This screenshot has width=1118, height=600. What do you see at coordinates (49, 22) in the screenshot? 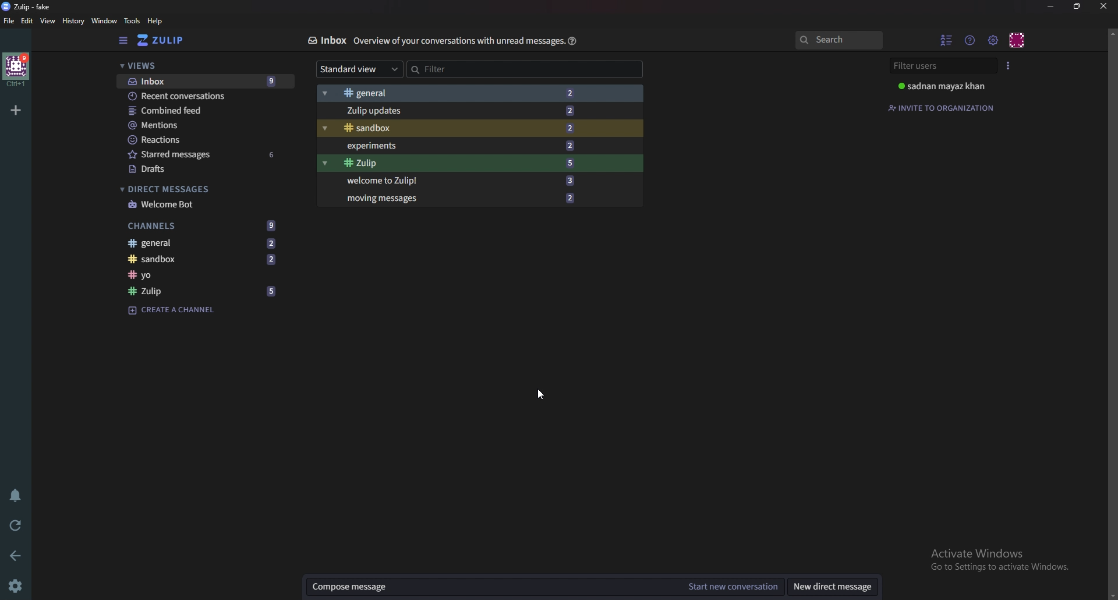
I see `view` at bounding box center [49, 22].